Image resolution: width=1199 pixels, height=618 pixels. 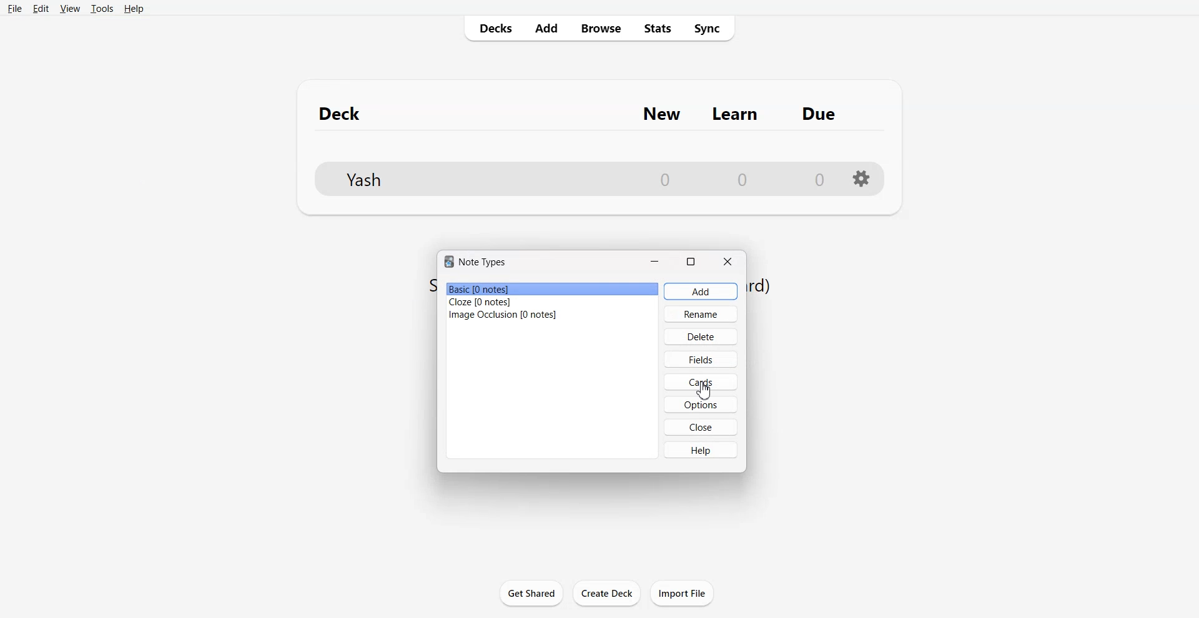 What do you see at coordinates (701, 314) in the screenshot?
I see `Rename` at bounding box center [701, 314].